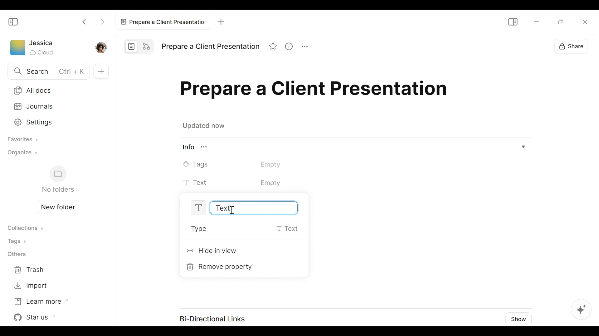 The width and height of the screenshot is (599, 336). Describe the element at coordinates (210, 47) in the screenshot. I see `Title` at that location.